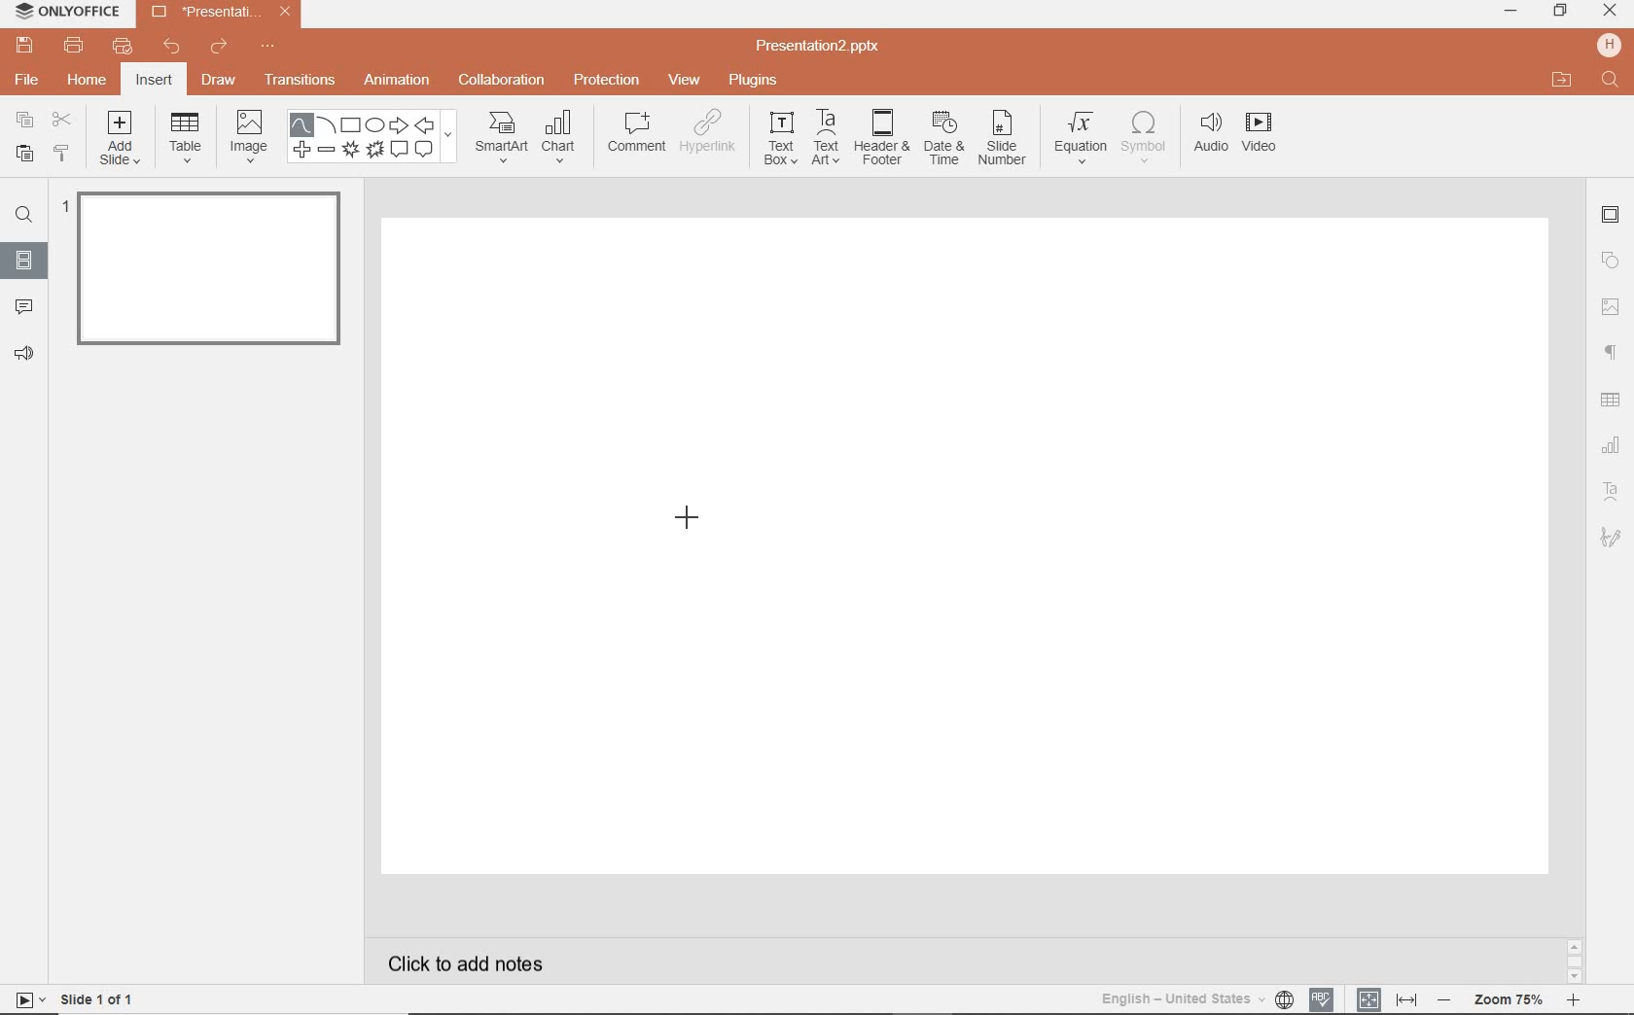 The image size is (1634, 1015). Describe the element at coordinates (60, 153) in the screenshot. I see `COPY STYLE` at that location.